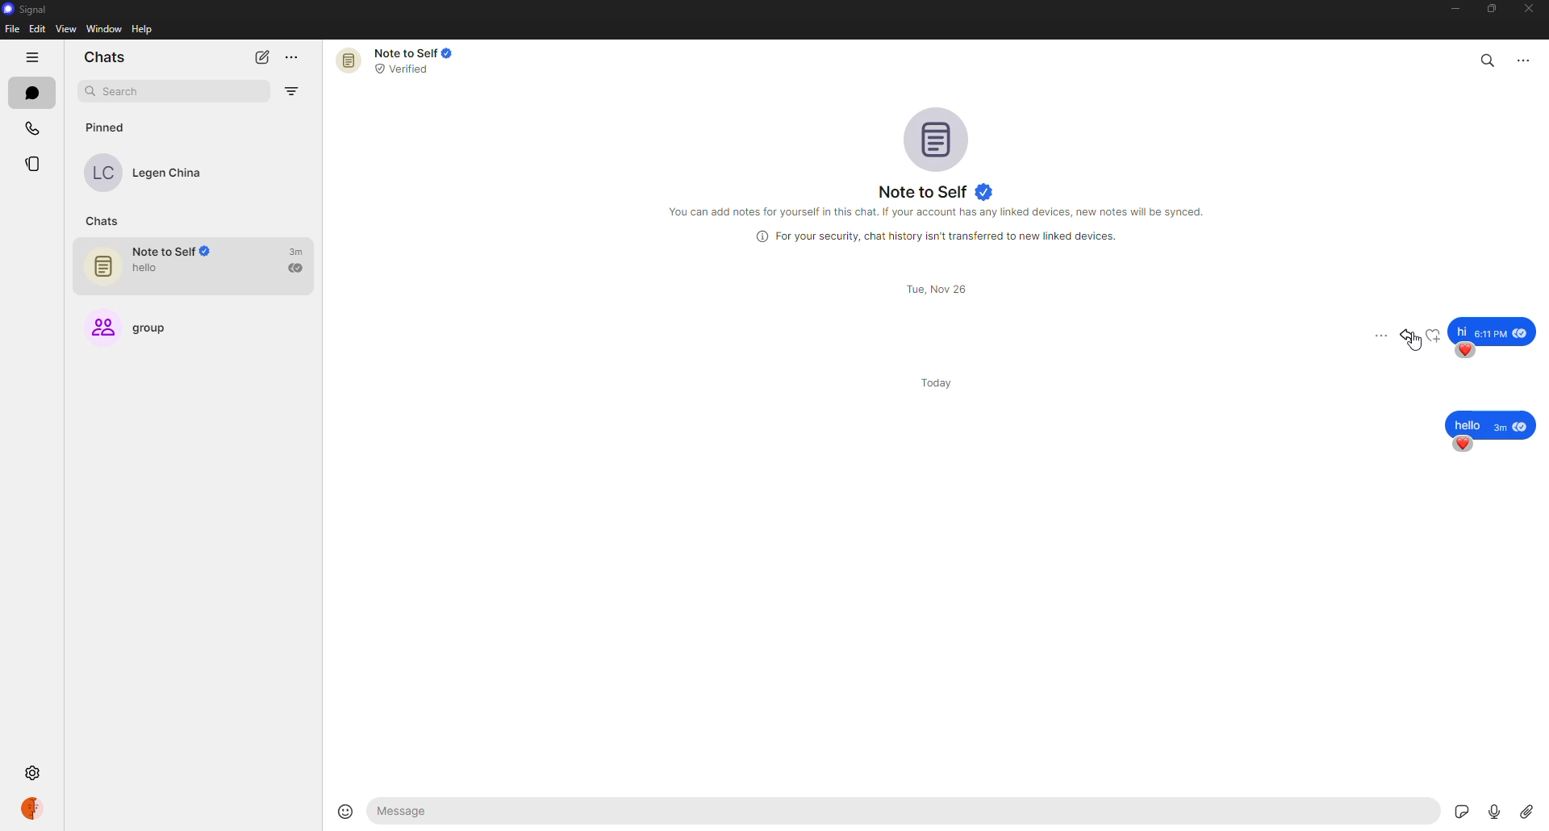 The height and width of the screenshot is (831, 1549). Describe the element at coordinates (201, 267) in the screenshot. I see `note to self` at that location.